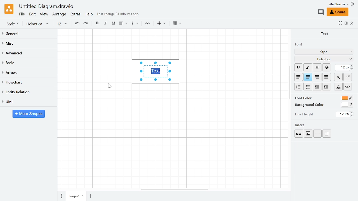 The width and height of the screenshot is (358, 201). I want to click on Background color, so click(347, 105).